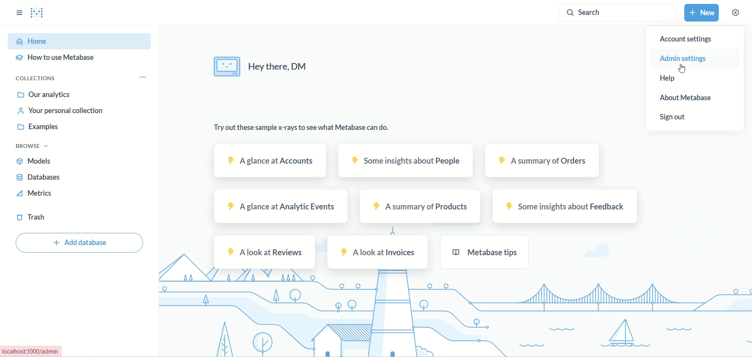 This screenshot has width=752, height=357. What do you see at coordinates (143, 78) in the screenshot?
I see `options` at bounding box center [143, 78].